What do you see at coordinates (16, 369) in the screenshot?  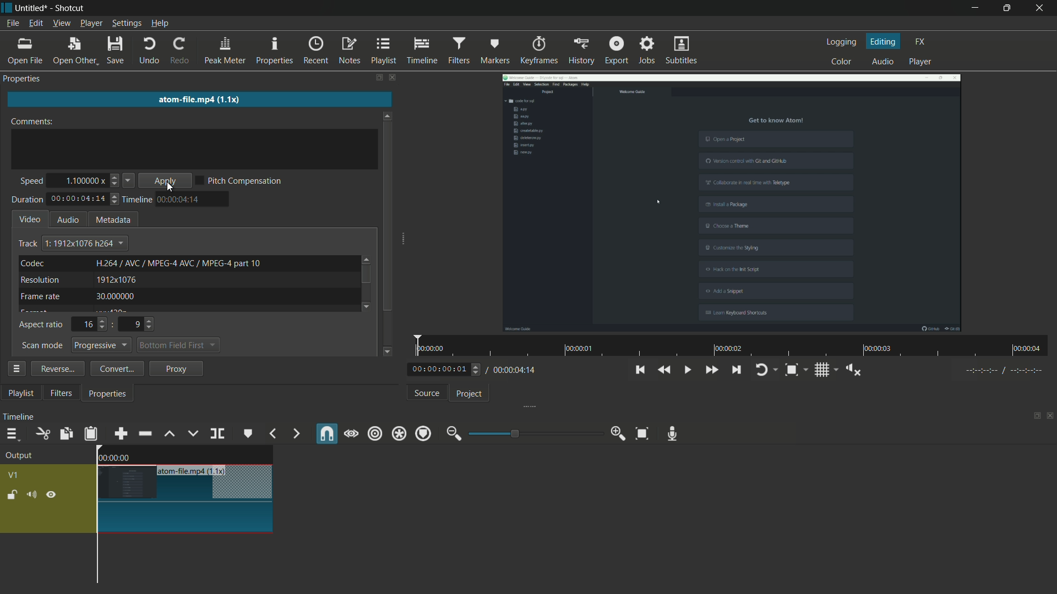 I see `more` at bounding box center [16, 369].